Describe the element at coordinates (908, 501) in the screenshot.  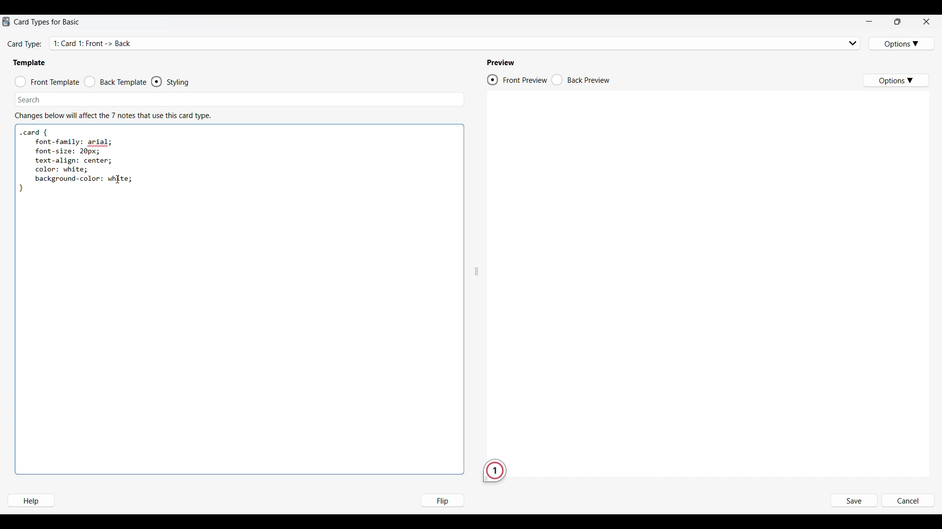
I see `Cancel` at that location.